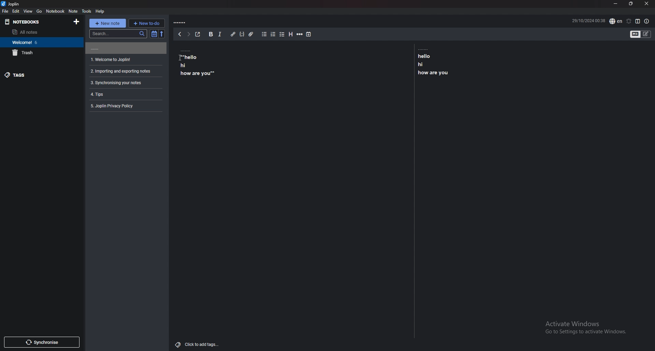  What do you see at coordinates (41, 42) in the screenshot?
I see `welcome` at bounding box center [41, 42].